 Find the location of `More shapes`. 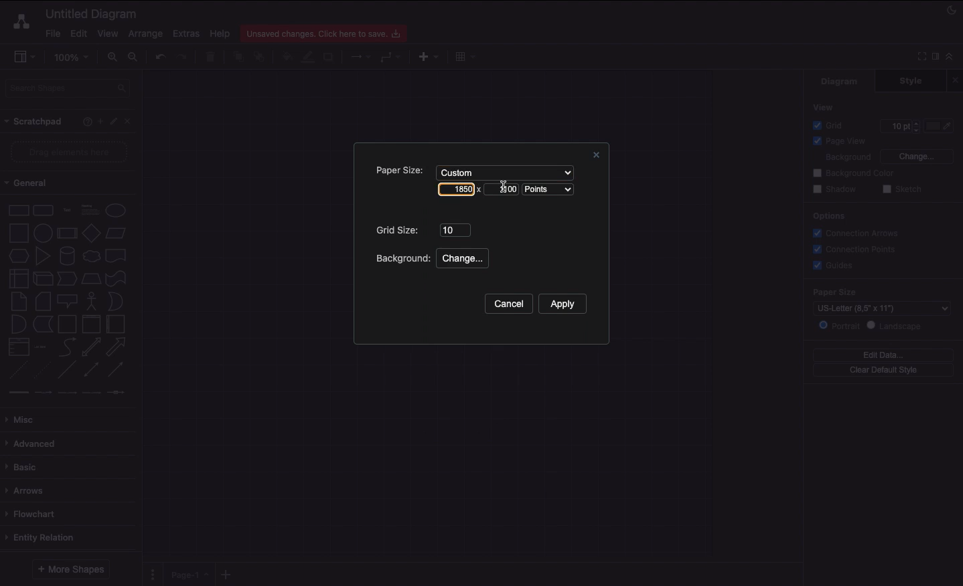

More shapes is located at coordinates (70, 569).